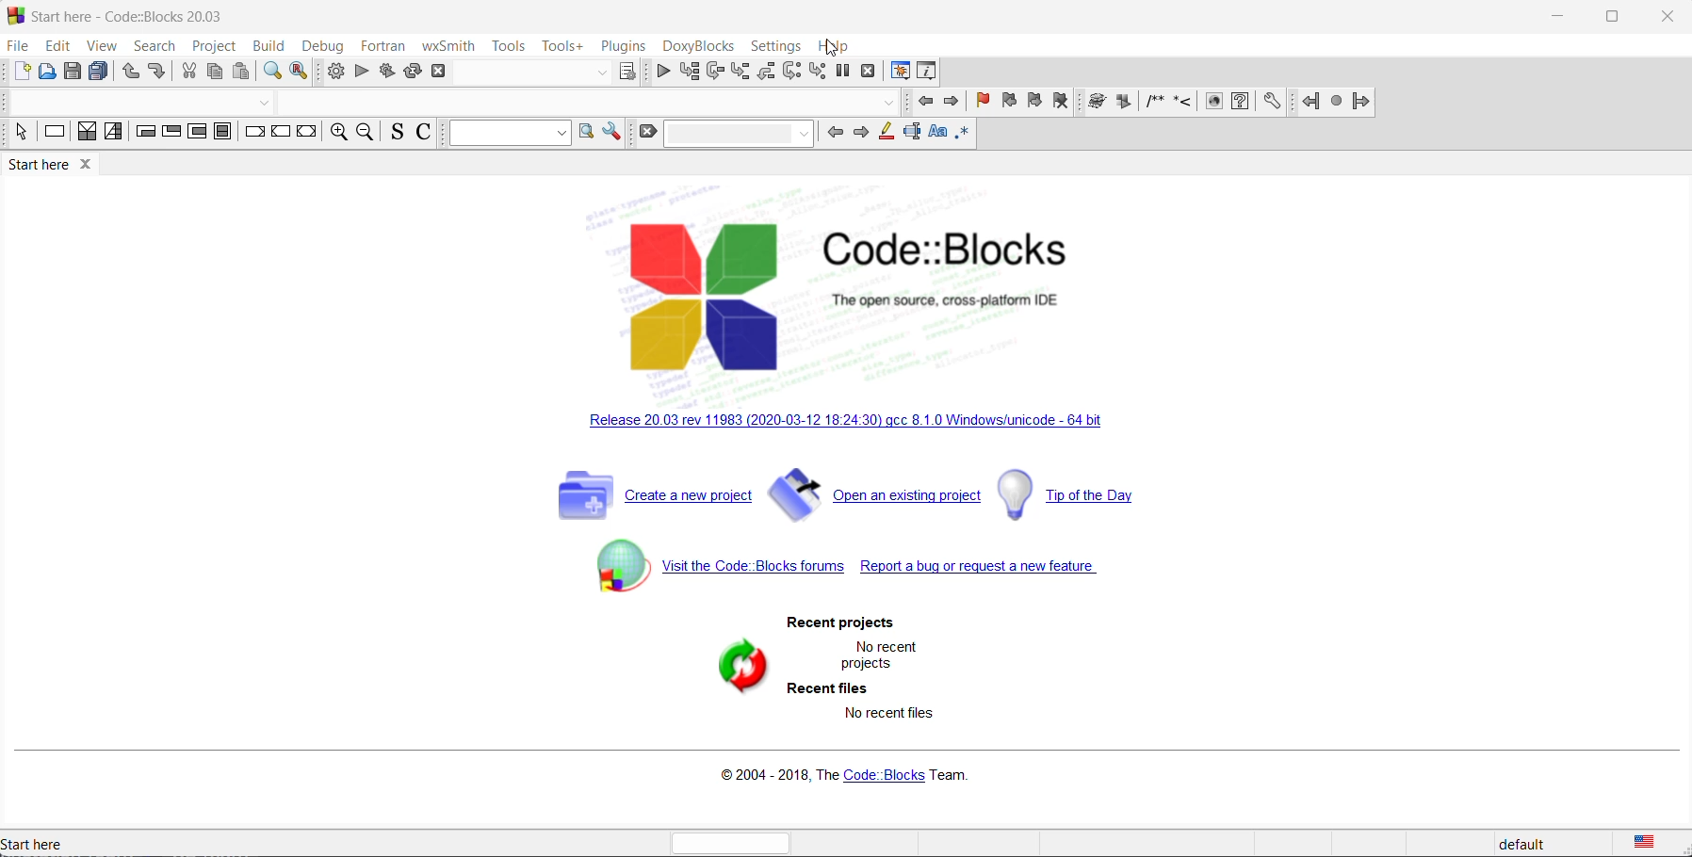 The image size is (1692, 857). What do you see at coordinates (1616, 15) in the screenshot?
I see `maximize` at bounding box center [1616, 15].